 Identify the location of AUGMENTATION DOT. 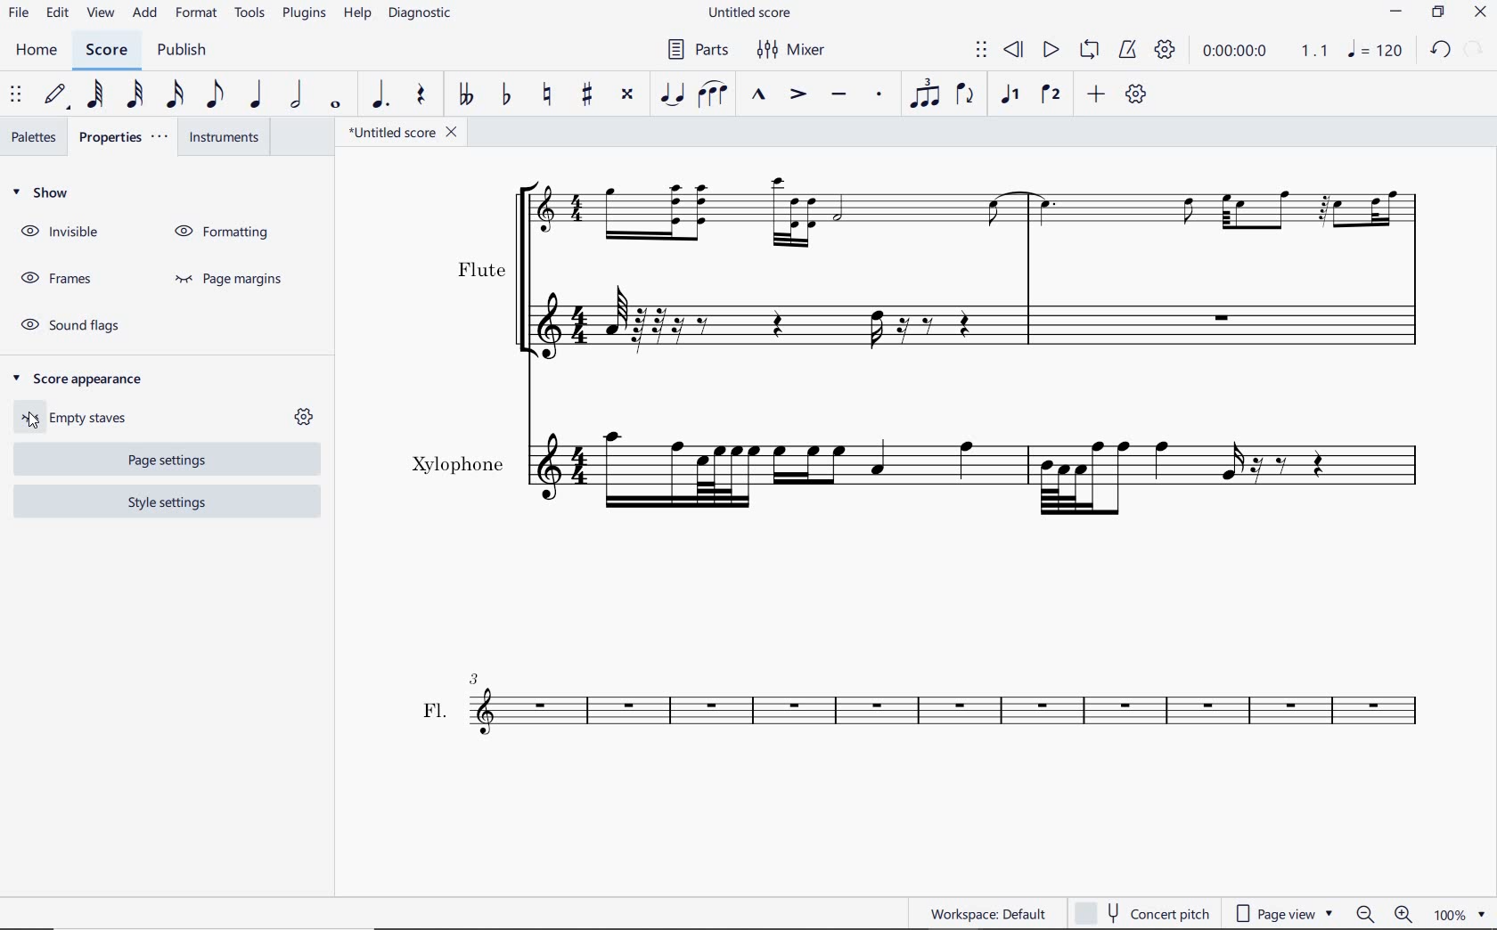
(378, 96).